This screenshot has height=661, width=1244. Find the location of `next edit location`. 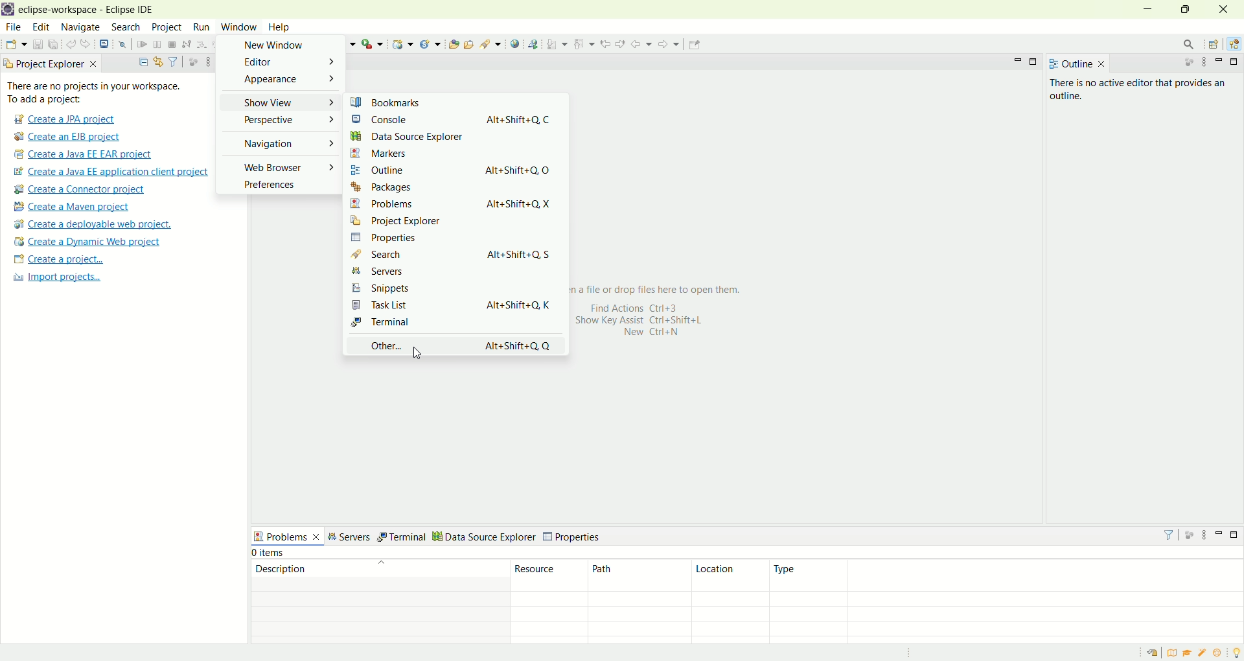

next edit location is located at coordinates (621, 43).